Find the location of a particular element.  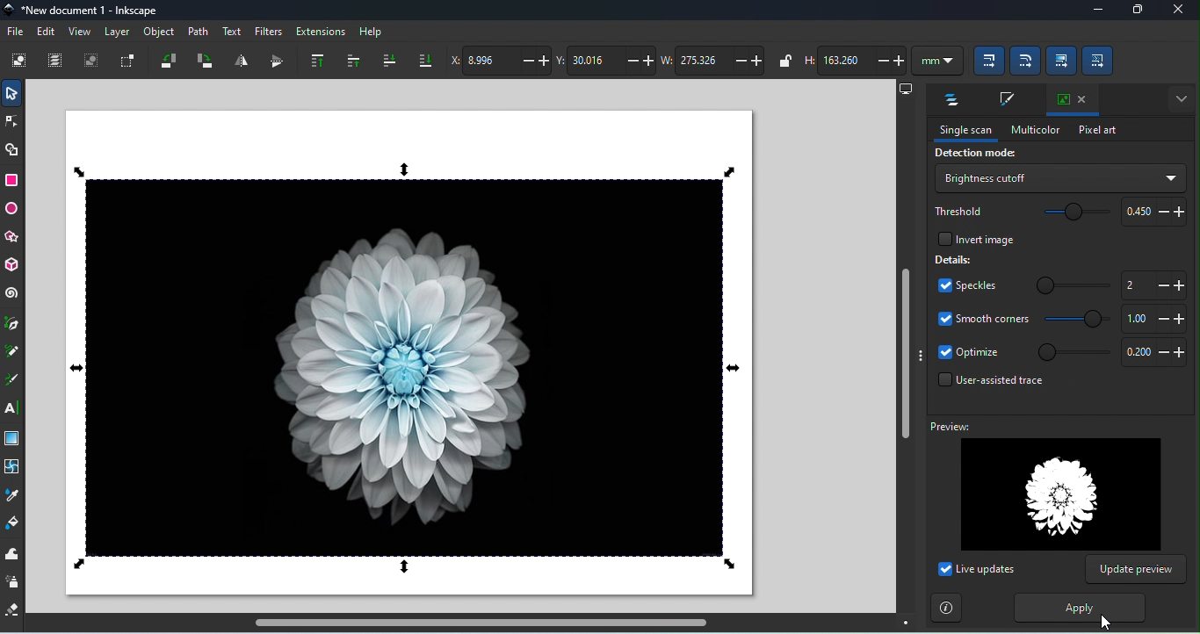

Calligraphy tool is located at coordinates (11, 382).